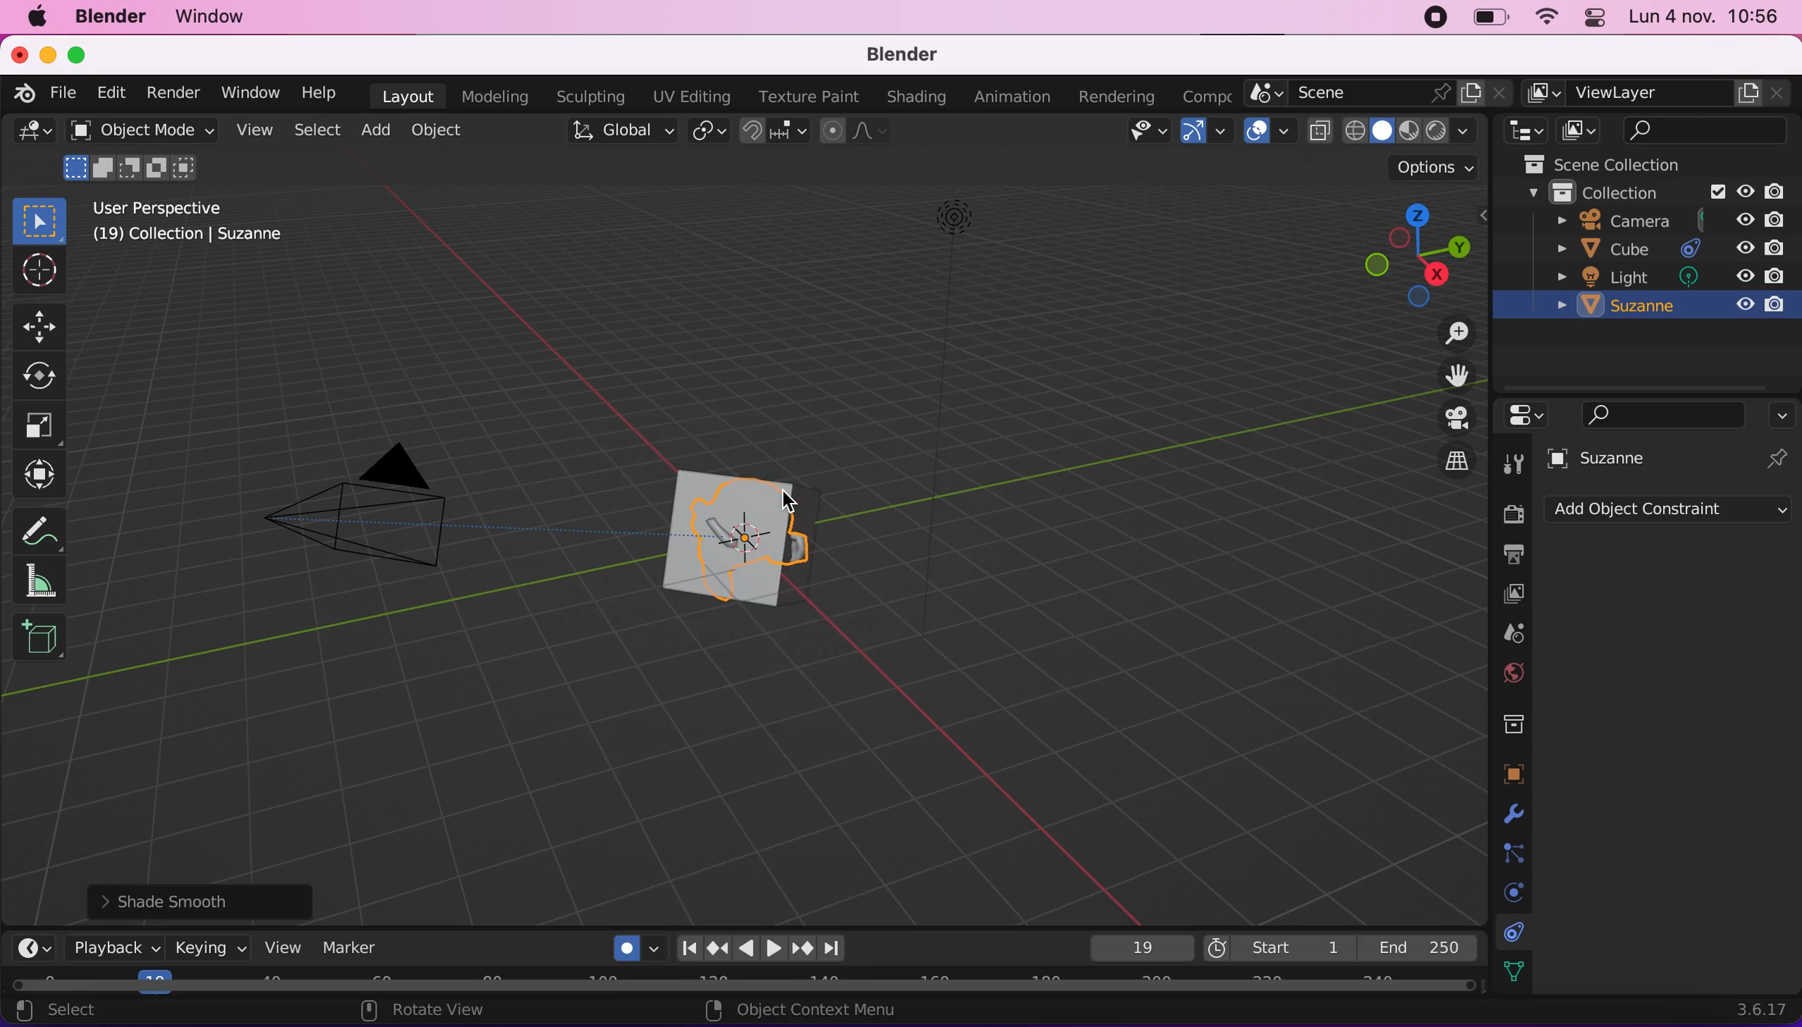 The height and width of the screenshot is (1027, 1802). Describe the element at coordinates (39, 530) in the screenshot. I see `annotate` at that location.